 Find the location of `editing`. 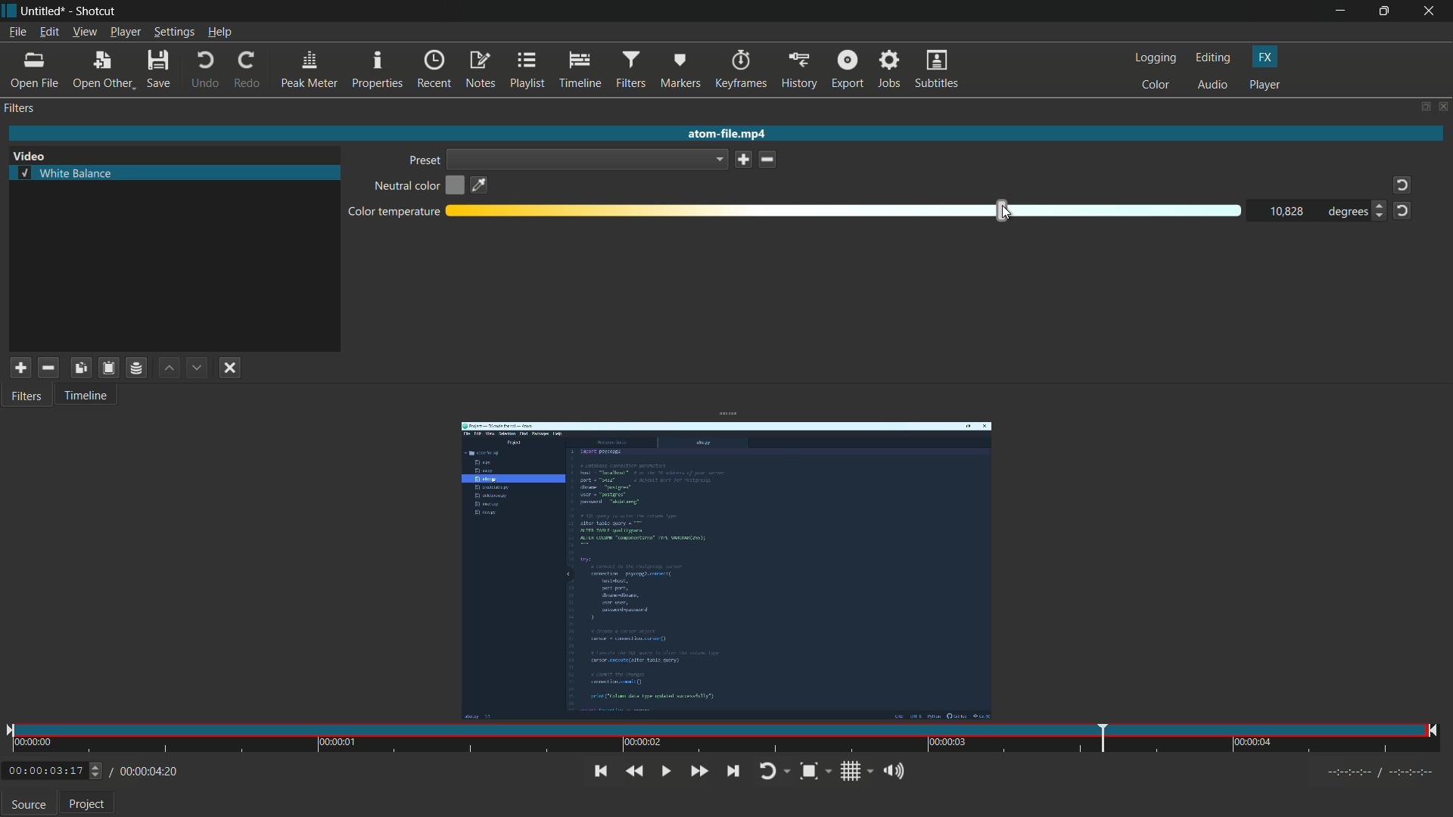

editing is located at coordinates (1213, 59).